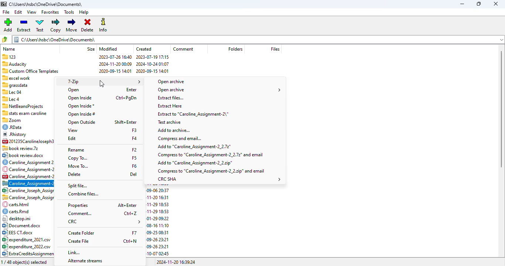 The image size is (505, 266). I want to click on comment, so click(183, 49).